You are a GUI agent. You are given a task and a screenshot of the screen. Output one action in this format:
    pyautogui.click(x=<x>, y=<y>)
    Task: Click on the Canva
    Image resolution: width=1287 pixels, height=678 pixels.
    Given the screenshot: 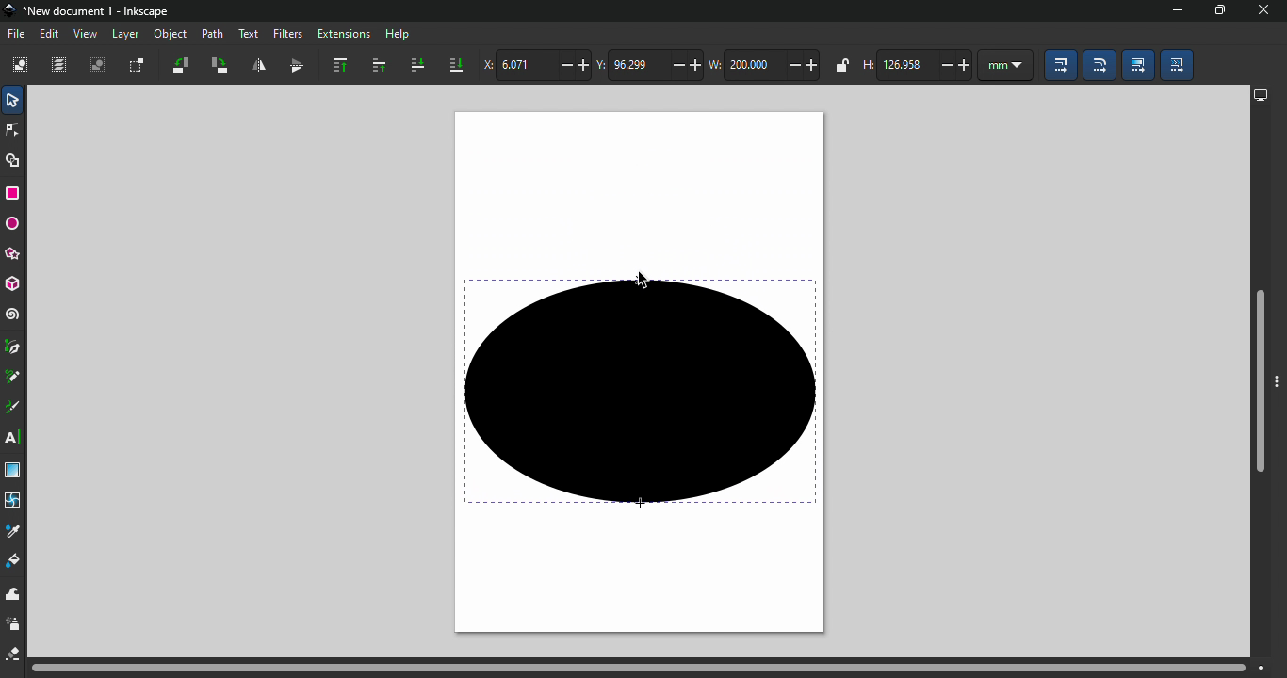 What is the action you would take?
    pyautogui.click(x=646, y=374)
    